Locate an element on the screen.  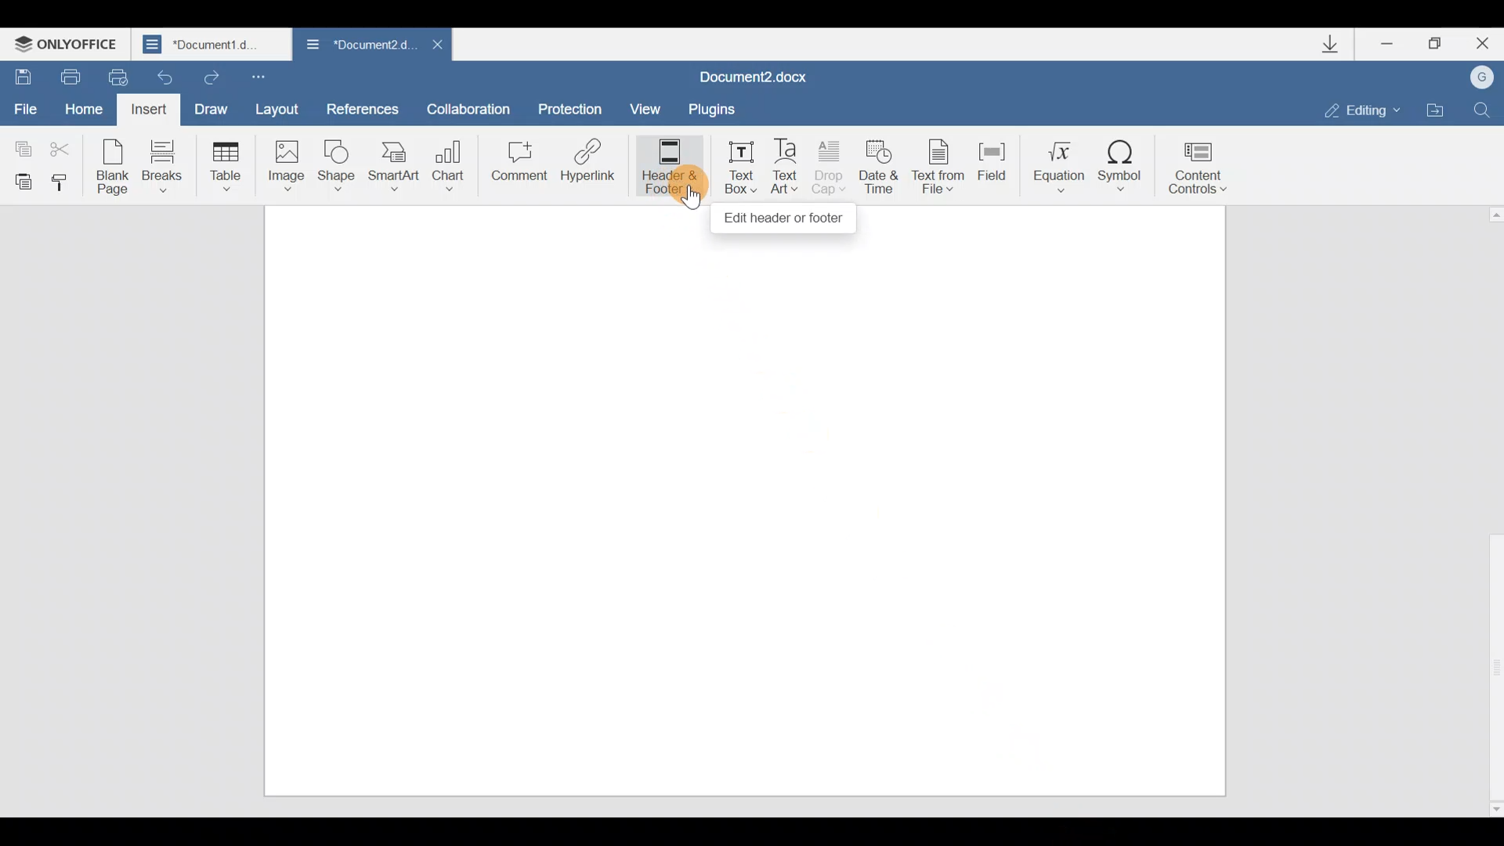
Minimize is located at coordinates (1383, 45).